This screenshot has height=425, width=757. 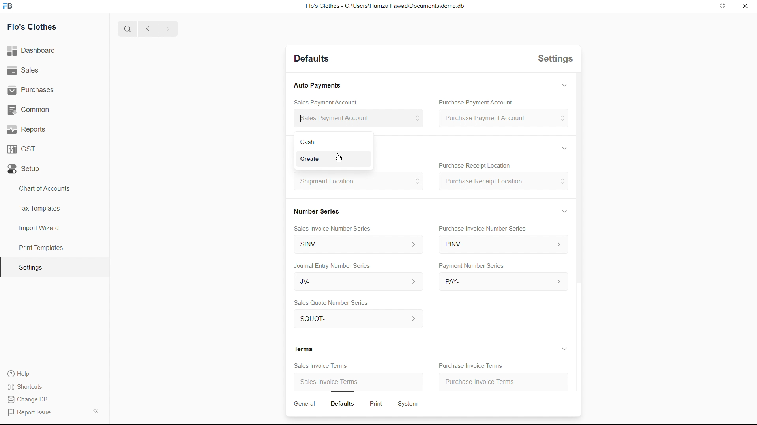 I want to click on Create, so click(x=314, y=160).